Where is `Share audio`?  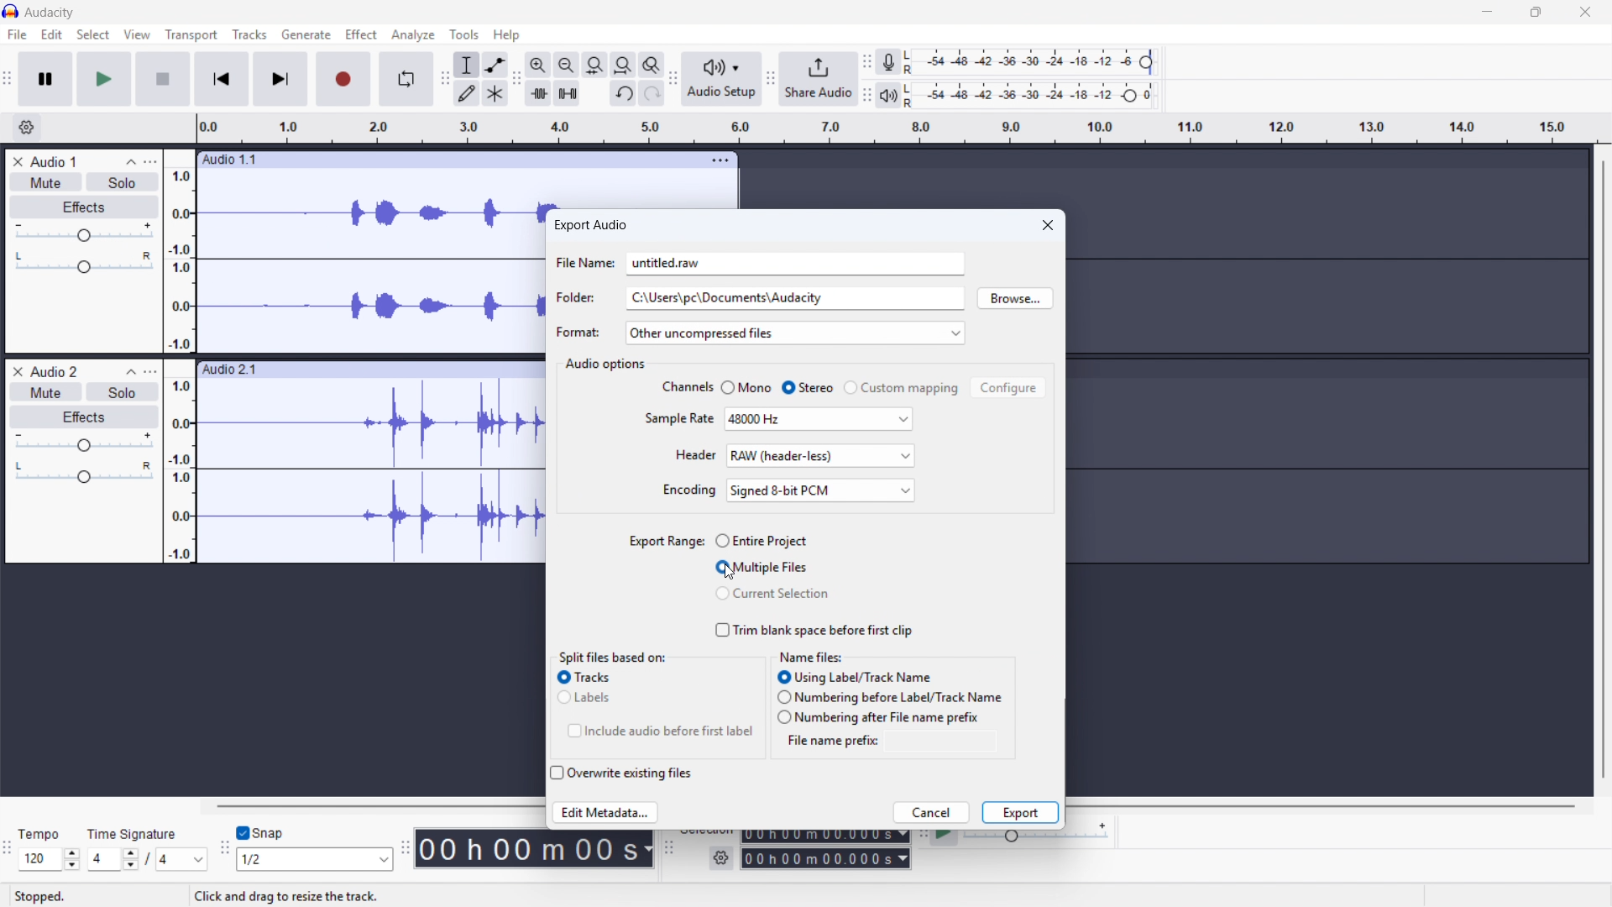
Share audio is located at coordinates (818, 79).